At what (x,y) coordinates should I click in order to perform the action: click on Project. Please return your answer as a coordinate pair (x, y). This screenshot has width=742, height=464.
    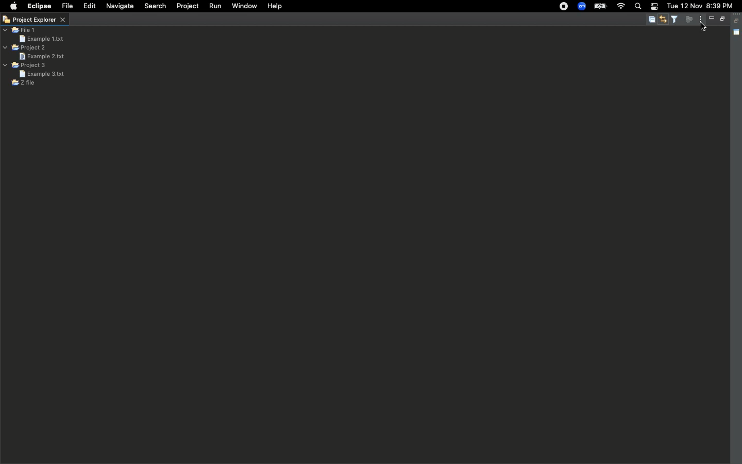
    Looking at the image, I should click on (189, 7).